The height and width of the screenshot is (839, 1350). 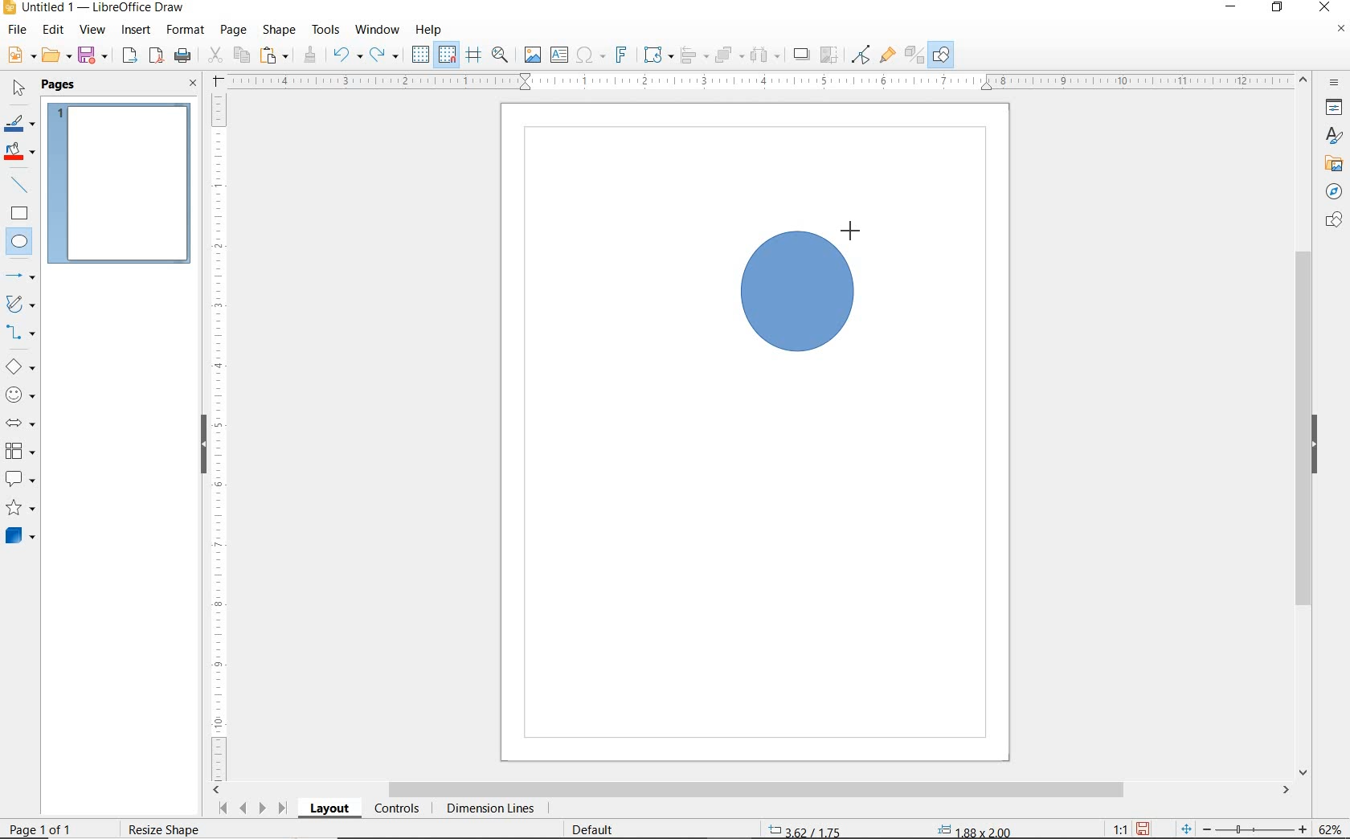 I want to click on TOGGLE EXTRUSION, so click(x=914, y=56).